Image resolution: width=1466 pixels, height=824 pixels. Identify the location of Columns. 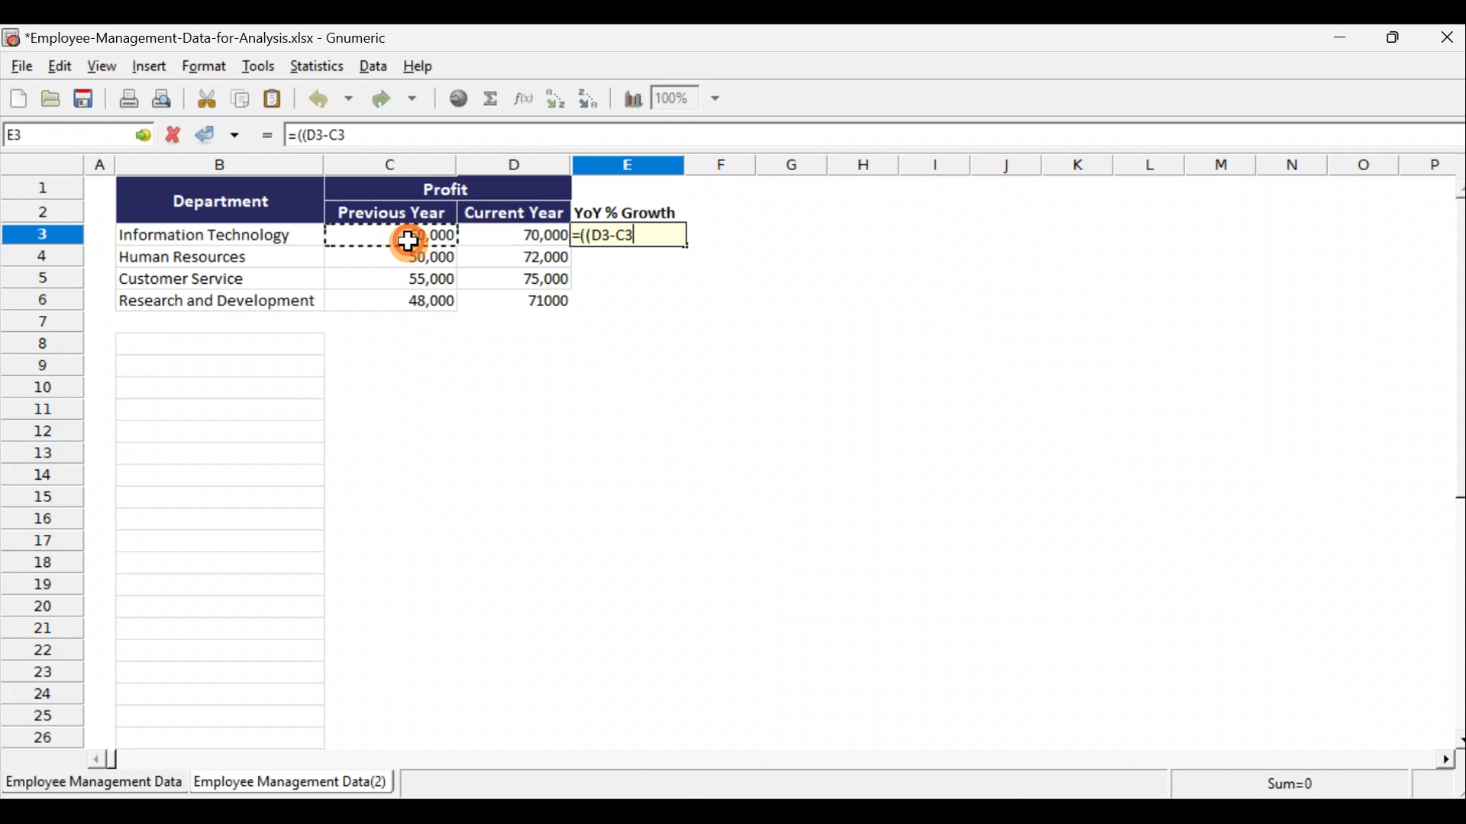
(733, 164).